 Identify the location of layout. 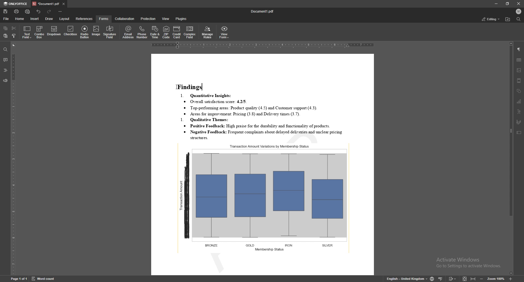
(65, 19).